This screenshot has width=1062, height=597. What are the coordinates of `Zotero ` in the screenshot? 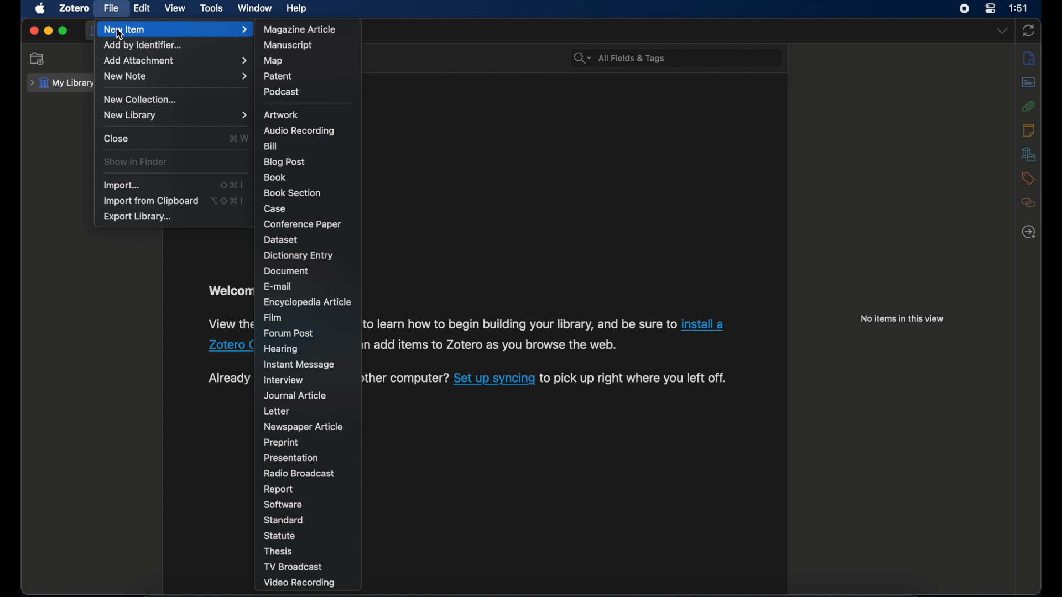 It's located at (228, 344).